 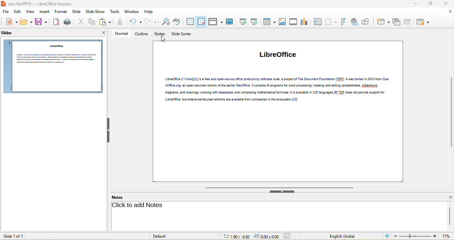 What do you see at coordinates (317, 22) in the screenshot?
I see `text box` at bounding box center [317, 22].